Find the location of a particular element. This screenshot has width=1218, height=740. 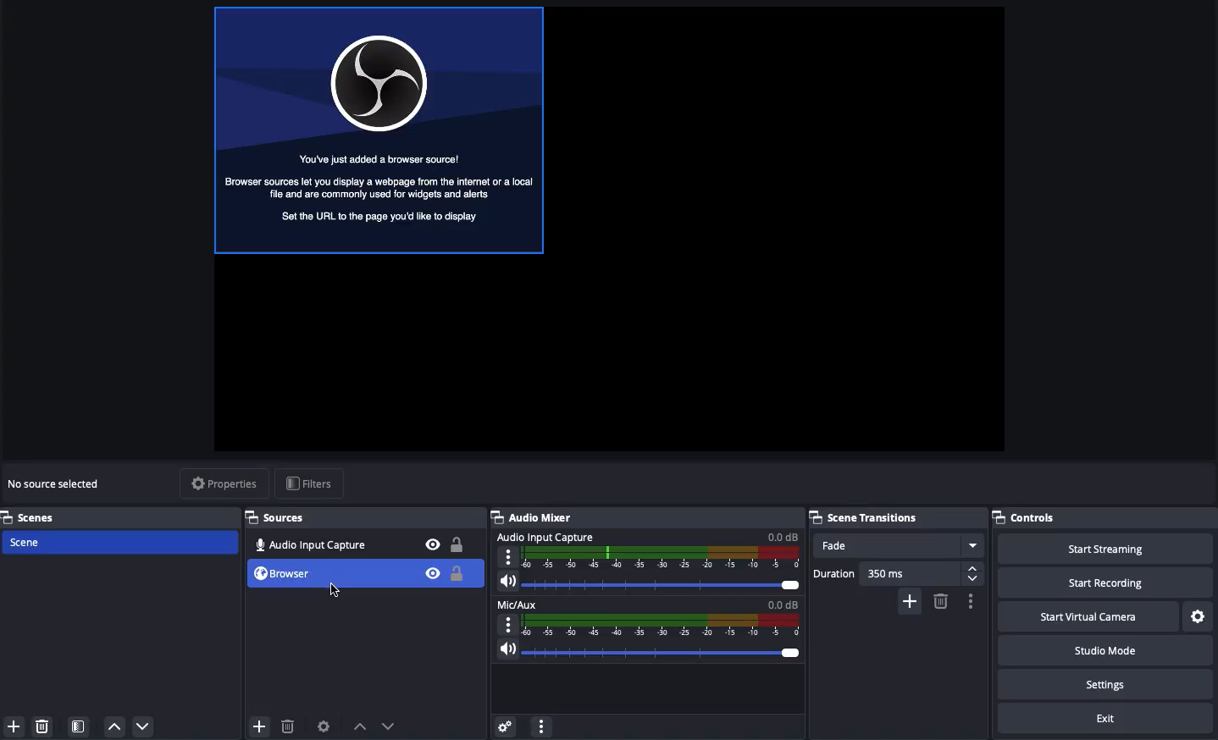

Properties is located at coordinates (225, 483).